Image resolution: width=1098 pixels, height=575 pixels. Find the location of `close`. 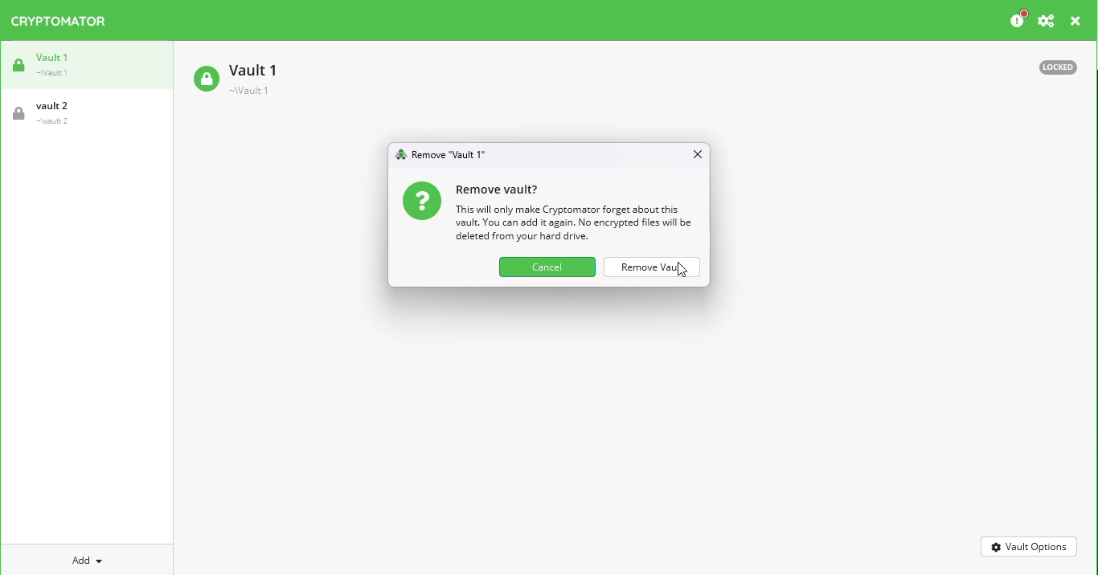

close is located at coordinates (697, 153).